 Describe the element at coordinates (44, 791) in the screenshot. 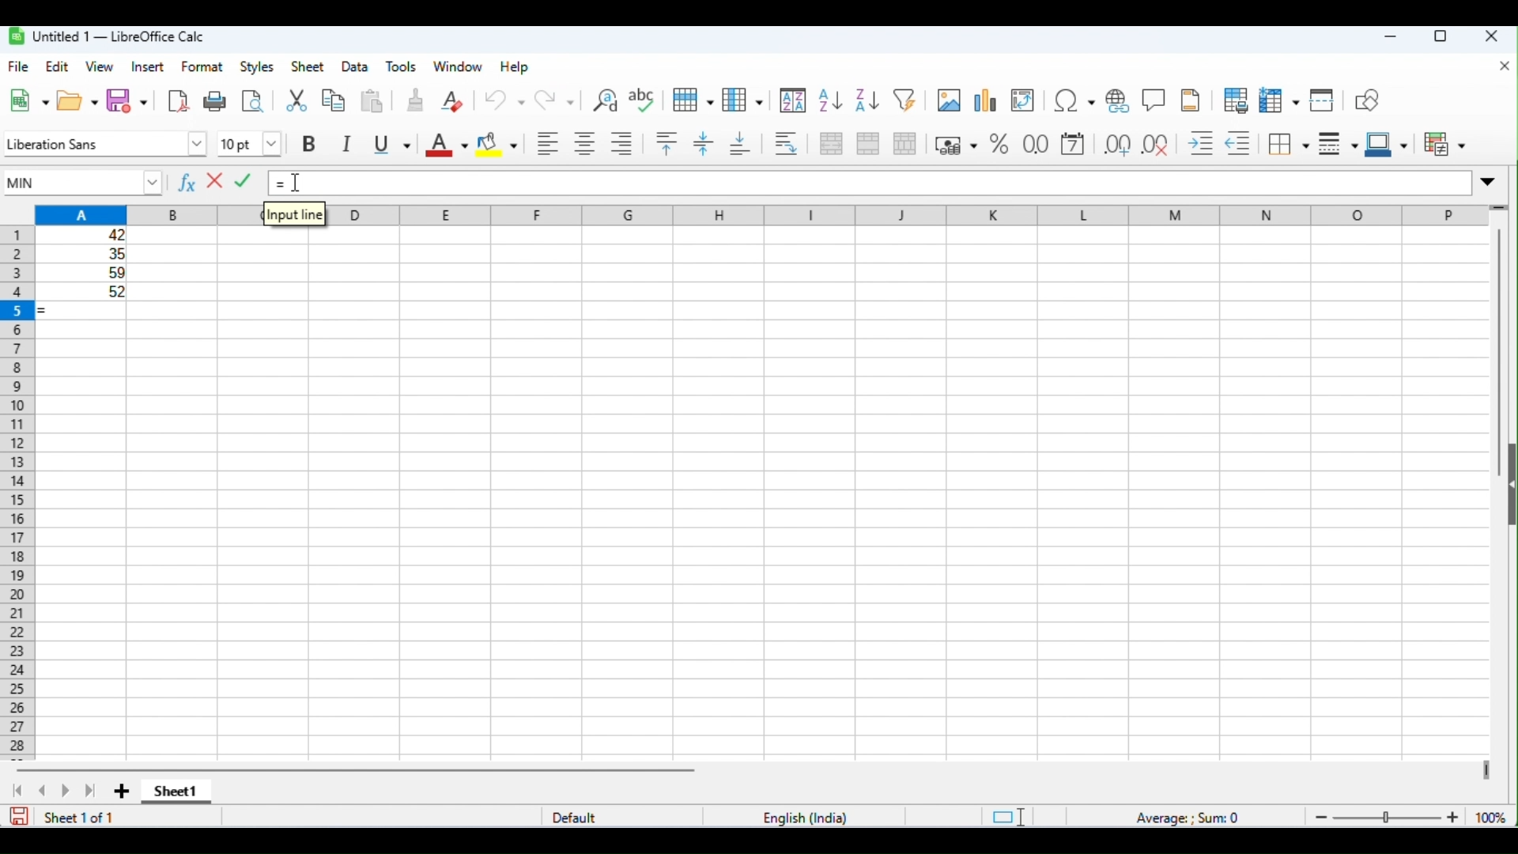

I see `previous sheet` at that location.